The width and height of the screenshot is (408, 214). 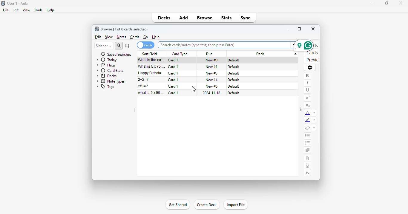 I want to click on new #3, so click(x=212, y=73).